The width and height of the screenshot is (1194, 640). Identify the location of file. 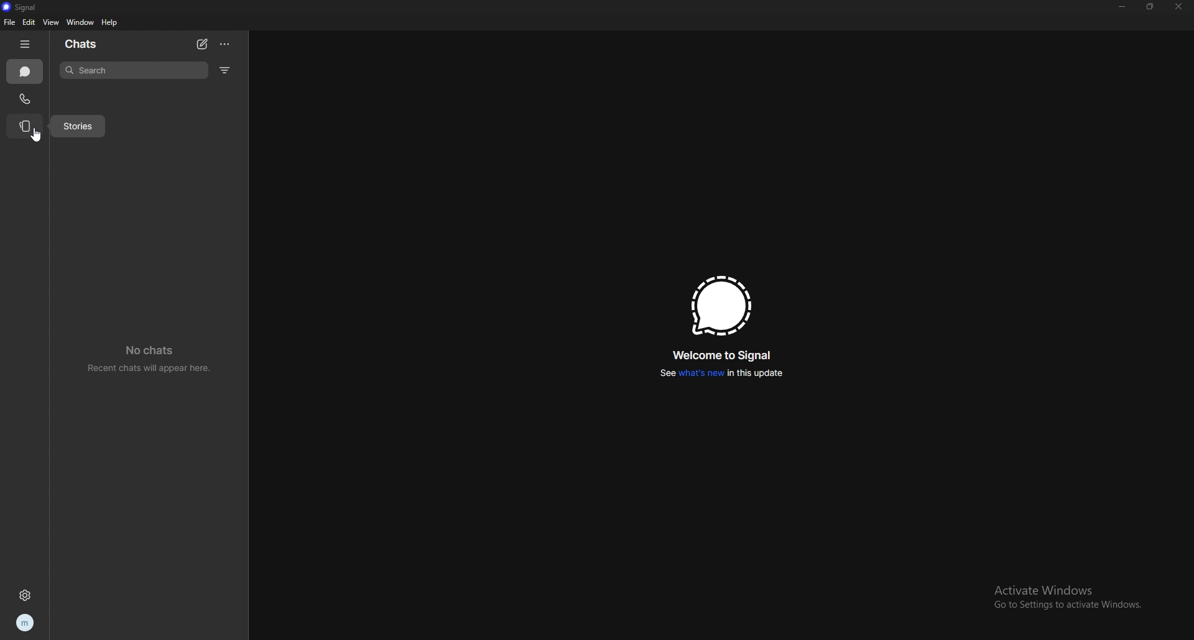
(9, 22).